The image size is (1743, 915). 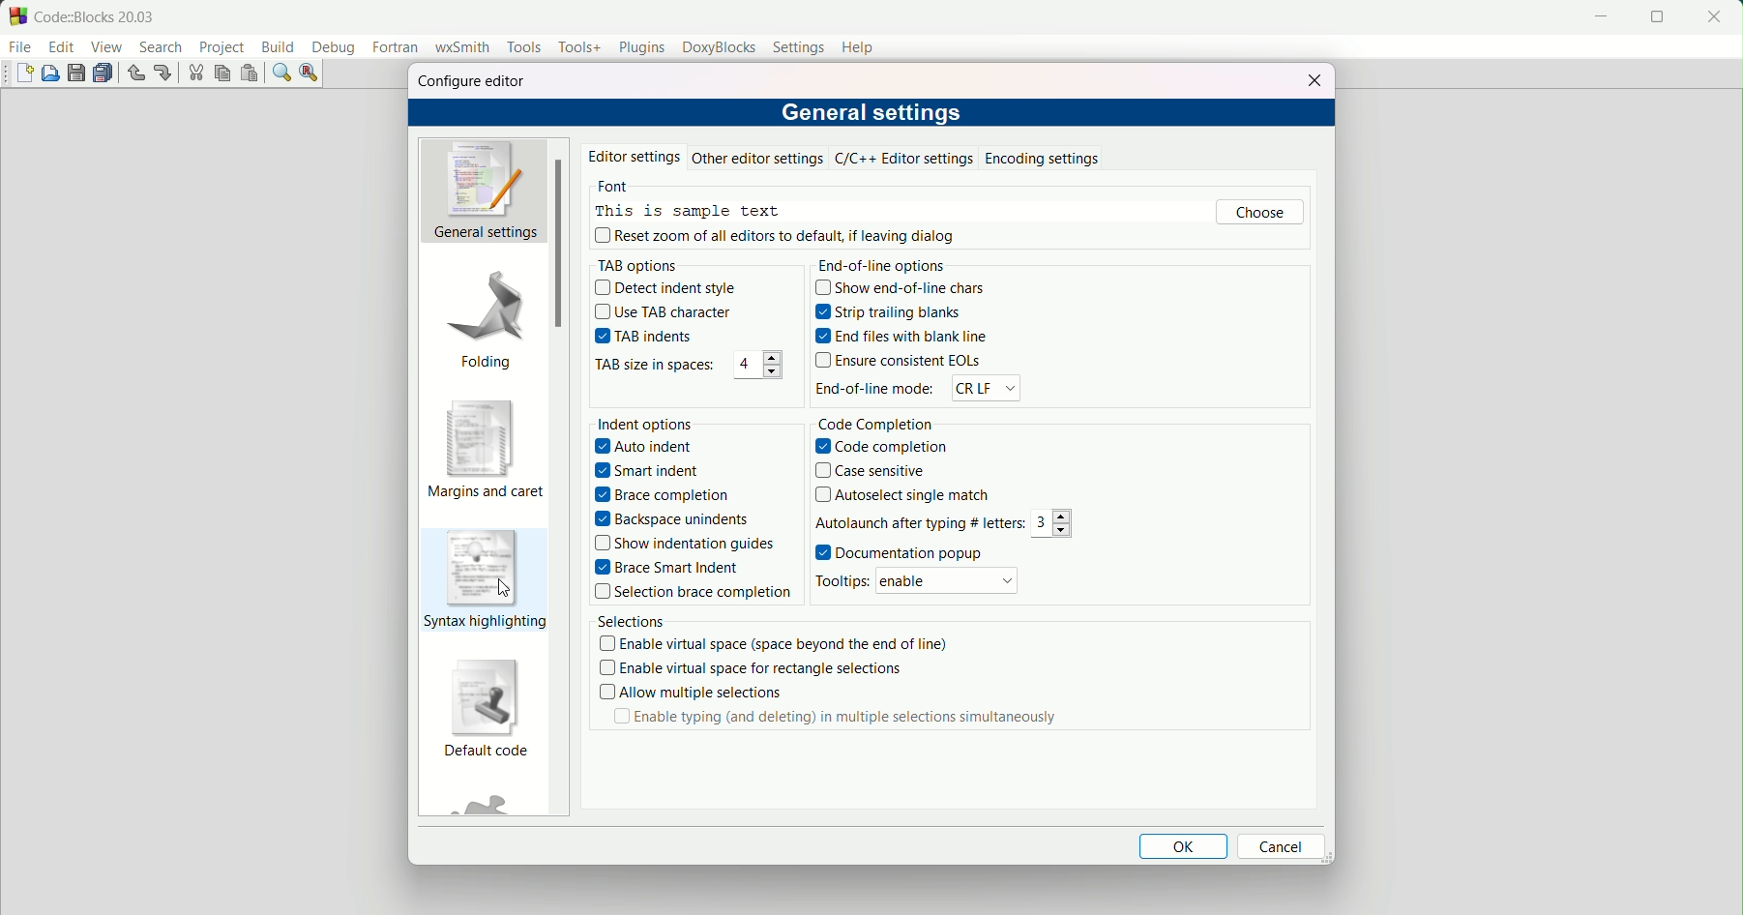 What do you see at coordinates (779, 235) in the screenshot?
I see `reset zoom` at bounding box center [779, 235].